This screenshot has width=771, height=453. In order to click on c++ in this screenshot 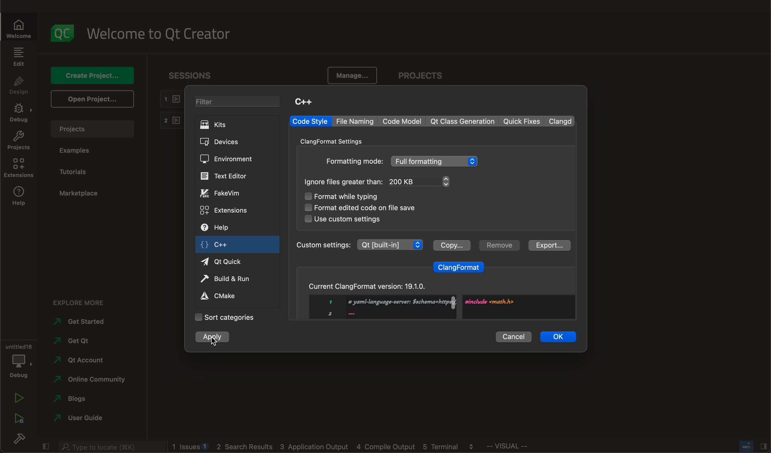, I will do `click(221, 246)`.